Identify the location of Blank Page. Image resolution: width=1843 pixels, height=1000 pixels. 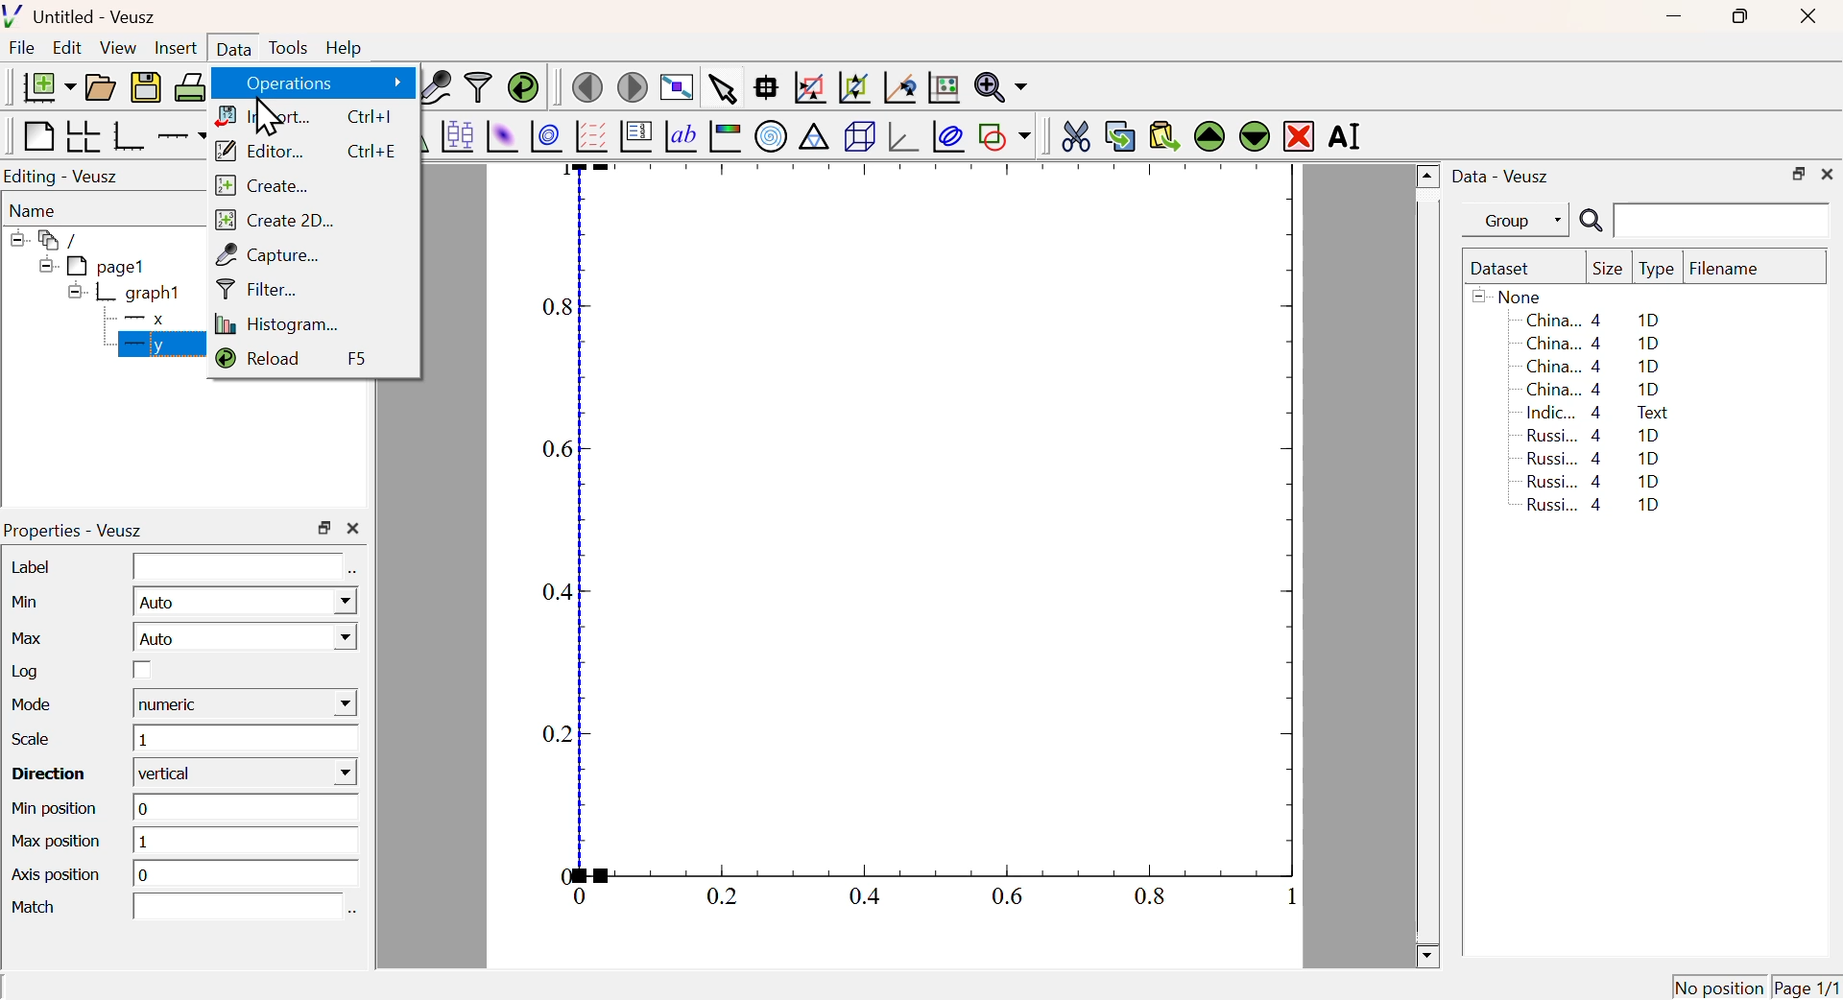
(36, 137).